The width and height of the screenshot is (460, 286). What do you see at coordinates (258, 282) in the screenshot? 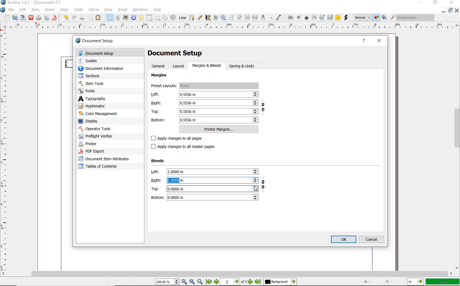
I see `Last Page` at bounding box center [258, 282].